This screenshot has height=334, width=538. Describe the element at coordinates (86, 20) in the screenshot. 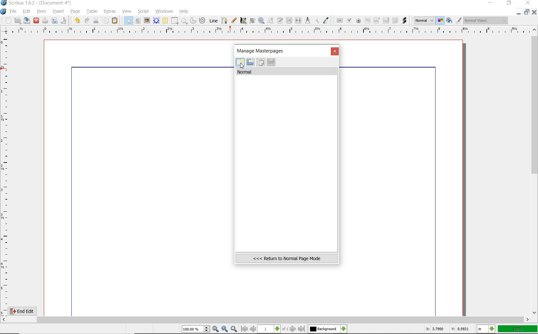

I see `redo` at that location.